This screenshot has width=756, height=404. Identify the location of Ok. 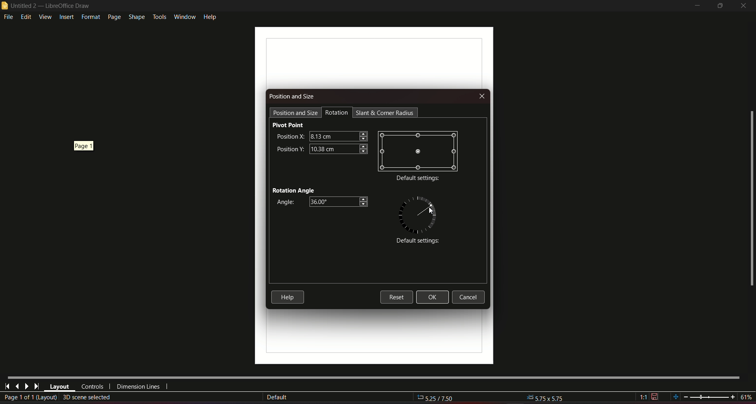
(432, 297).